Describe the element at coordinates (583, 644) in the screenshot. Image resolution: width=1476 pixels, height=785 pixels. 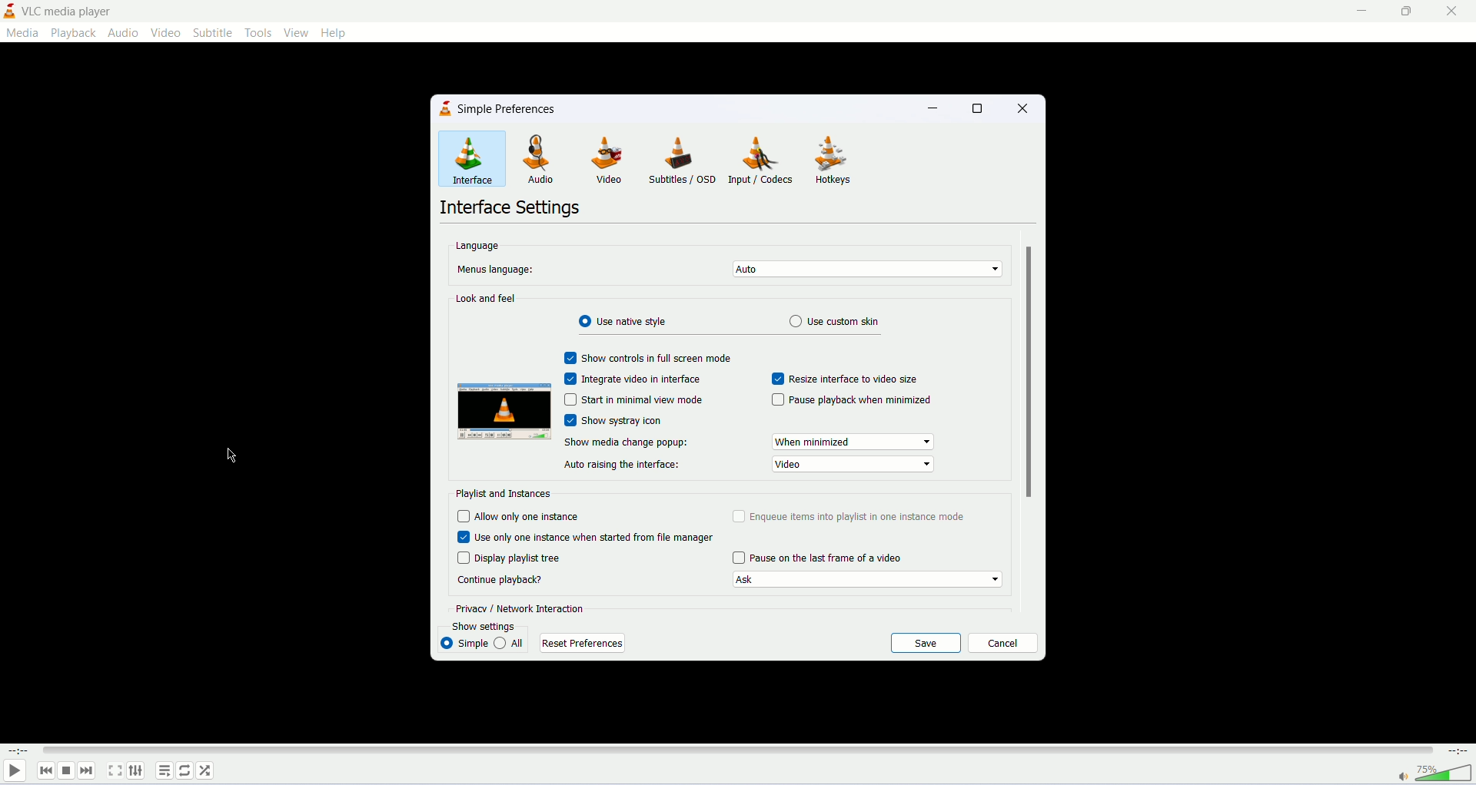
I see `reset preferences` at that location.